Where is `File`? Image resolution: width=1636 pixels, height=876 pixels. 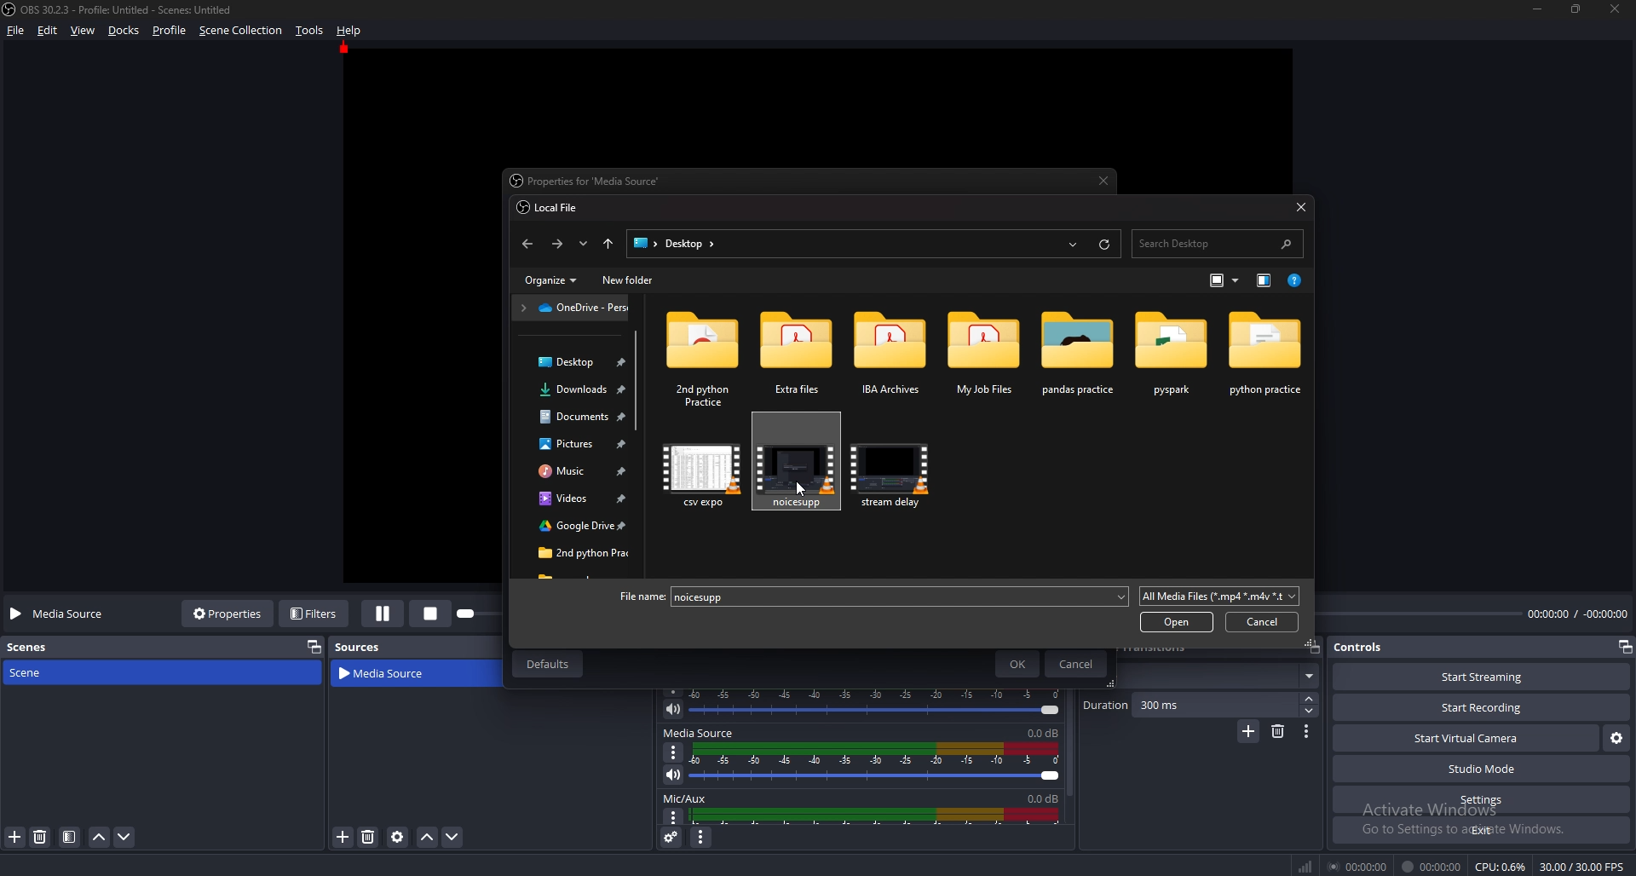 File is located at coordinates (19, 31).